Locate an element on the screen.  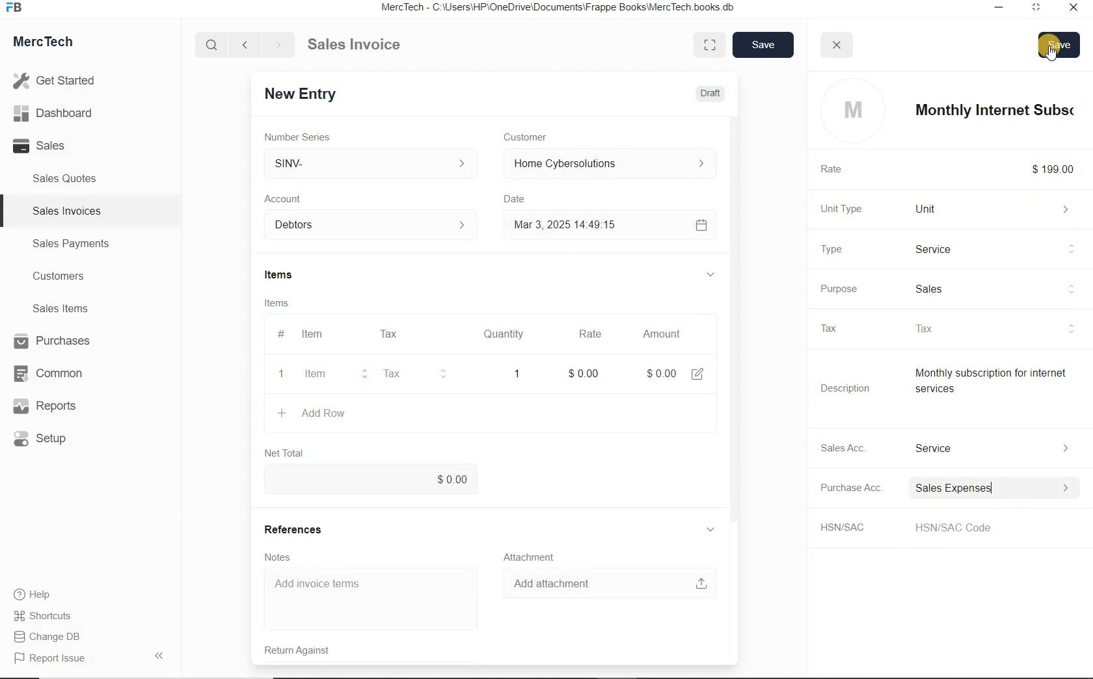
quatity: 1 is located at coordinates (510, 373).